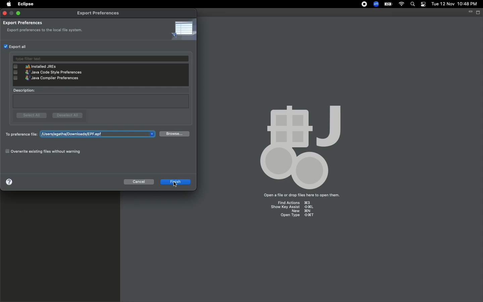  What do you see at coordinates (9, 5) in the screenshot?
I see `Apple logo` at bounding box center [9, 5].